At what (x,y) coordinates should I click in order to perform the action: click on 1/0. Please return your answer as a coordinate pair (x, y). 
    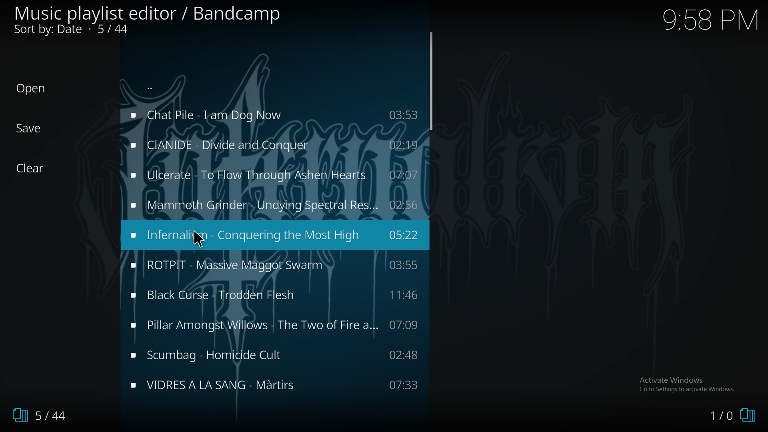
    Looking at the image, I should click on (732, 416).